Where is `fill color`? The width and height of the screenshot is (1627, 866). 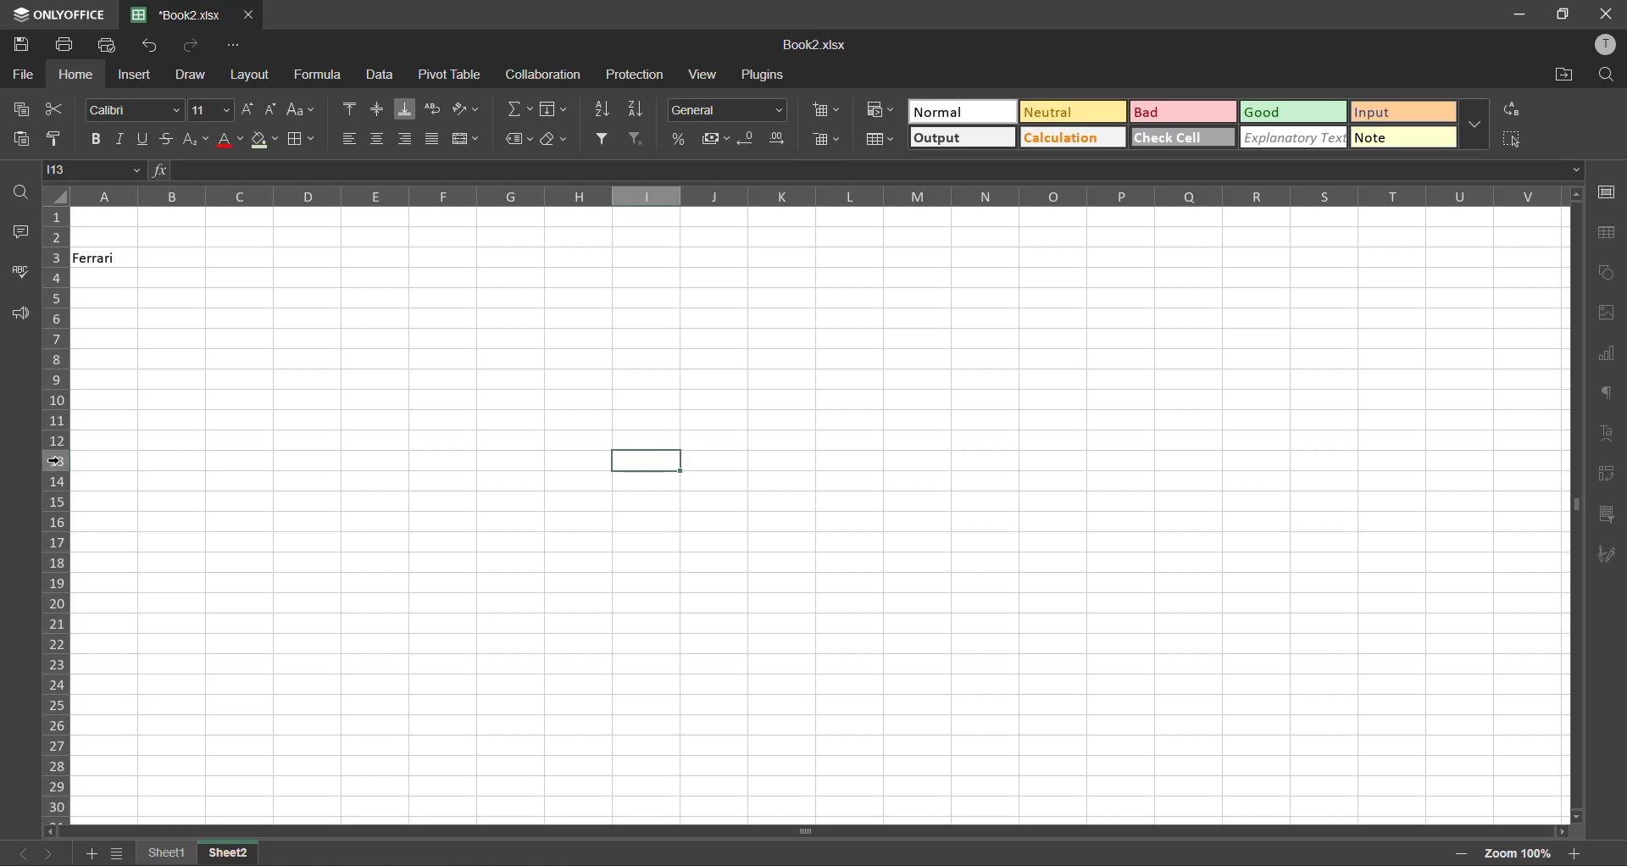
fill color is located at coordinates (263, 141).